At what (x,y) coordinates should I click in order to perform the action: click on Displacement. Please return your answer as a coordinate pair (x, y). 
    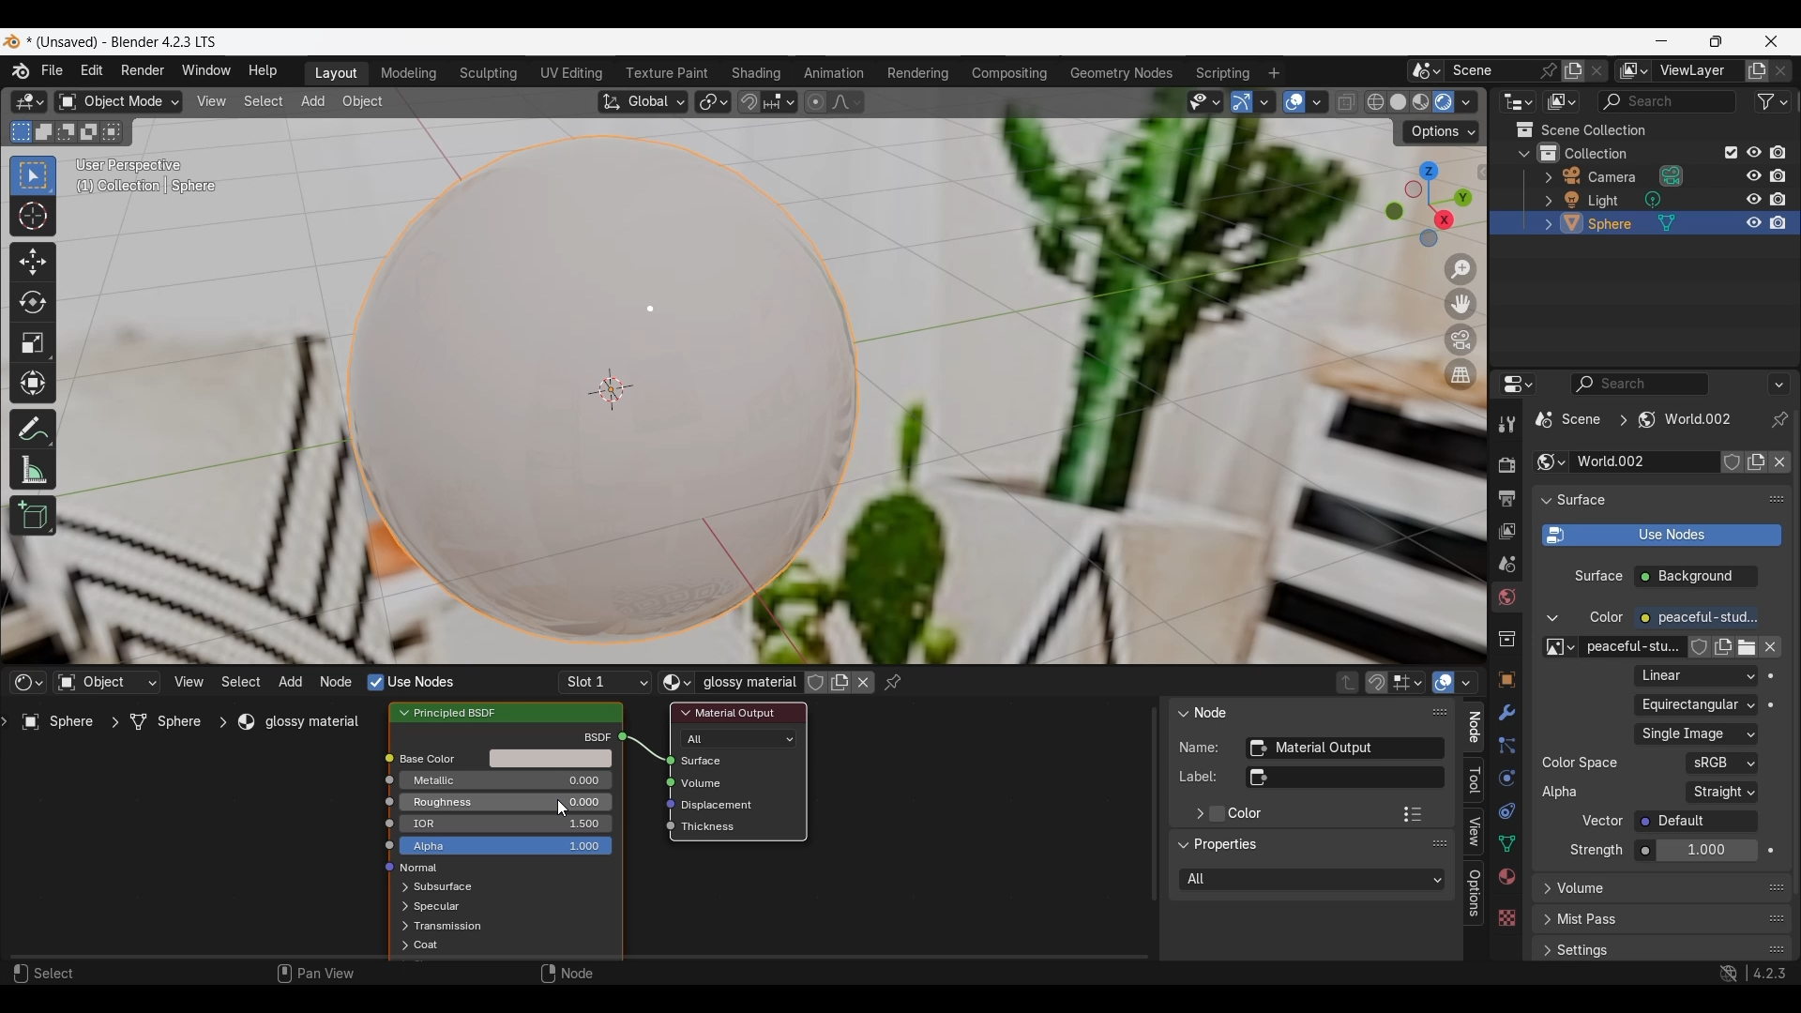
    Looking at the image, I should click on (723, 806).